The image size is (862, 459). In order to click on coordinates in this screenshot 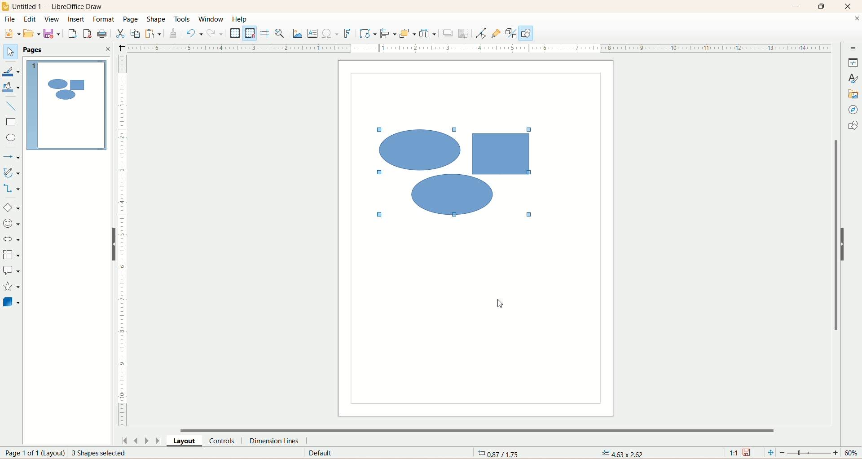, I will do `click(497, 454)`.